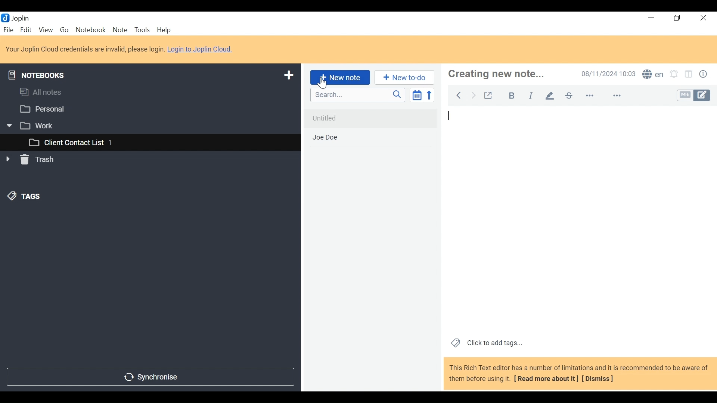 This screenshot has height=403, width=717. I want to click on Spell checker, so click(653, 74).